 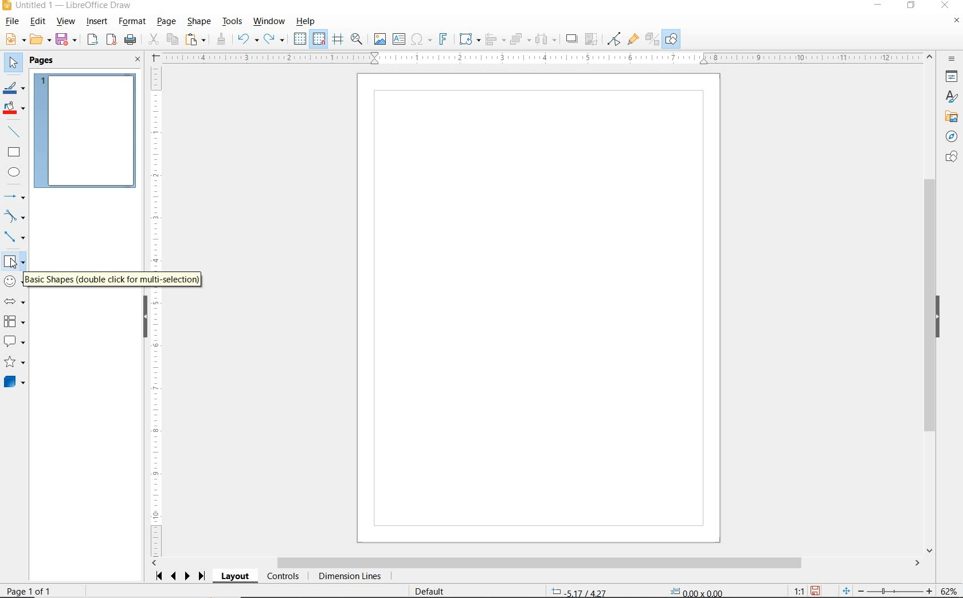 I want to click on EXPORT AS PDF, so click(x=112, y=41).